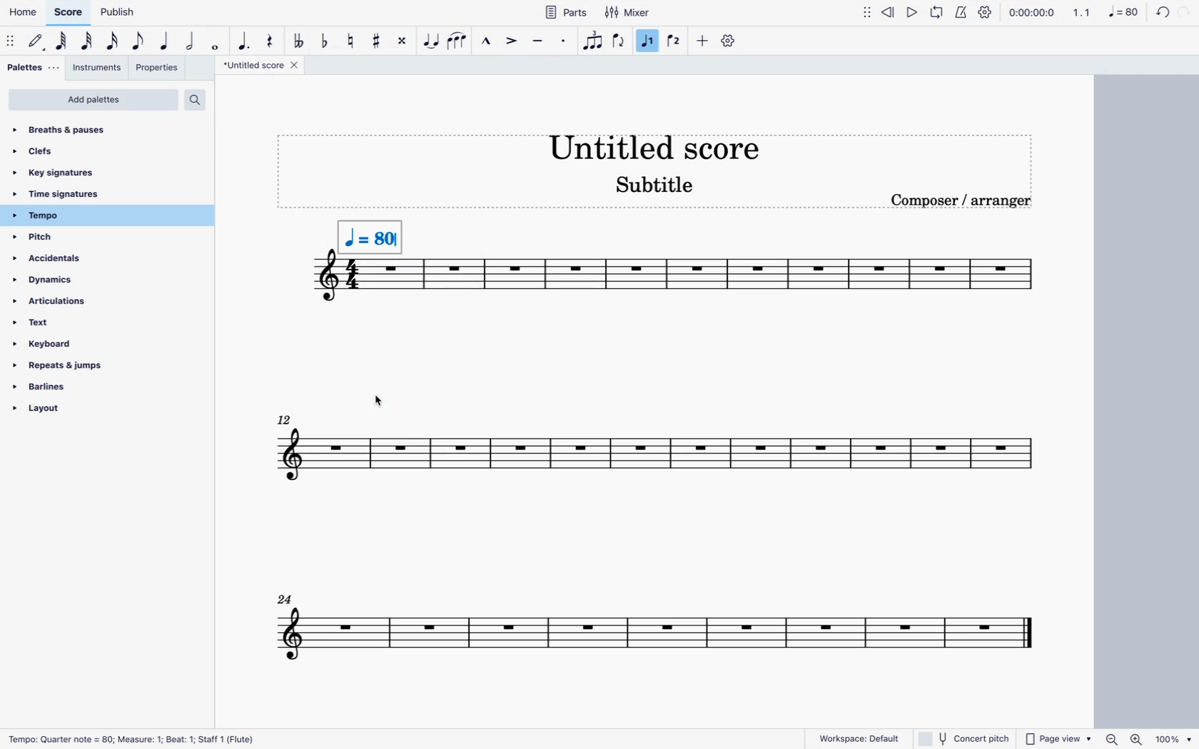 The image size is (1199, 749). What do you see at coordinates (58, 41) in the screenshot?
I see `64th note` at bounding box center [58, 41].